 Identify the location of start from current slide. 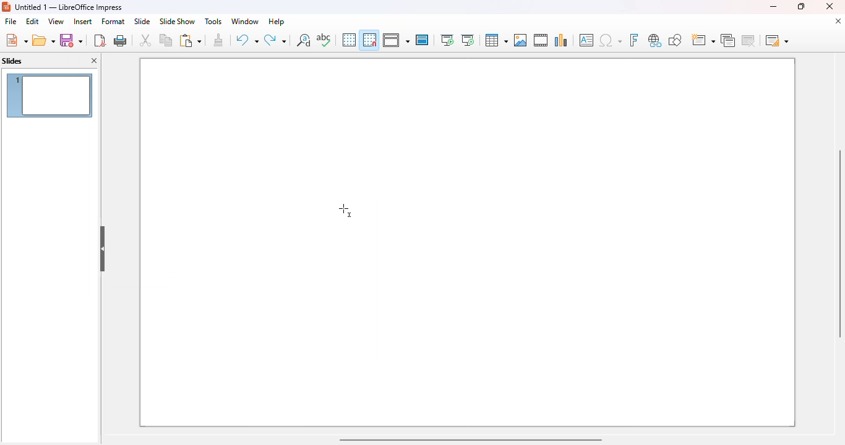
(468, 40).